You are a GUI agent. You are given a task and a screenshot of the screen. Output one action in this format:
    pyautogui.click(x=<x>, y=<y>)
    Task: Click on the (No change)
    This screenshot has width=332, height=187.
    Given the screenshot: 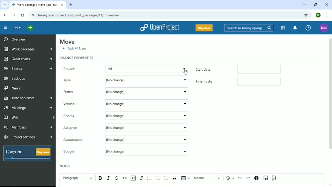 What is the action you would take?
    pyautogui.click(x=147, y=104)
    